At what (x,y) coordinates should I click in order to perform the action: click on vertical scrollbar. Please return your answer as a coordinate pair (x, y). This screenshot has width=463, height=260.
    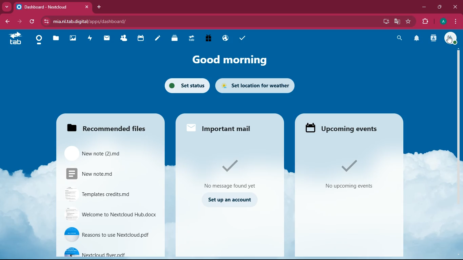
    Looking at the image, I should click on (458, 108).